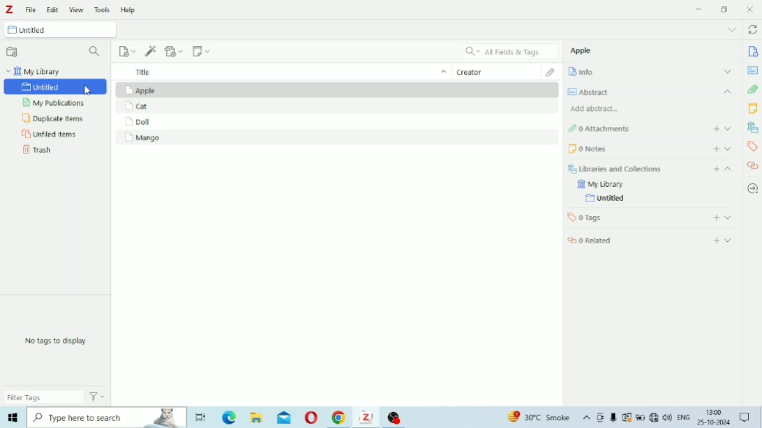  I want to click on Unfiled Items, so click(49, 134).